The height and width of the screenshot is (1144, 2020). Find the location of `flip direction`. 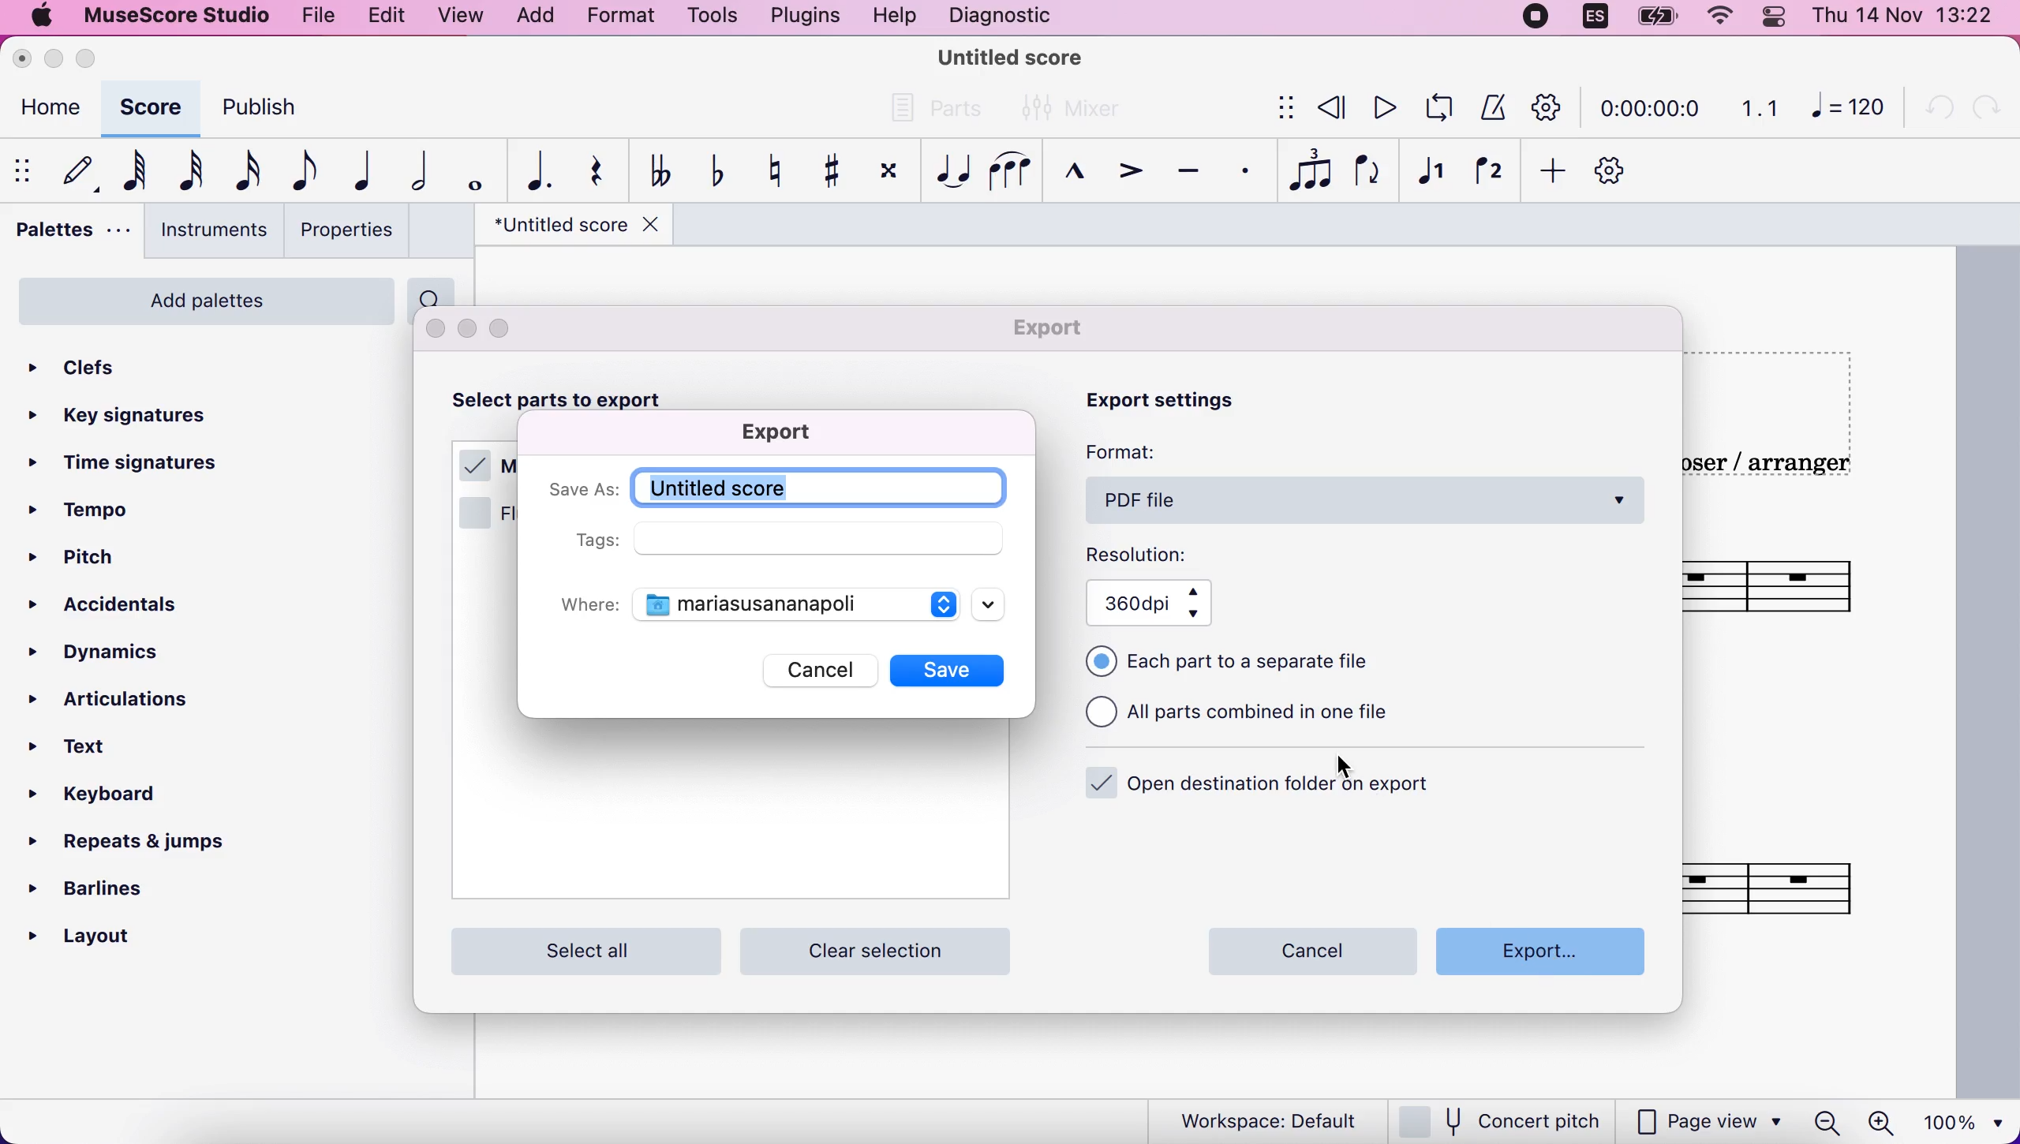

flip direction is located at coordinates (1370, 169).